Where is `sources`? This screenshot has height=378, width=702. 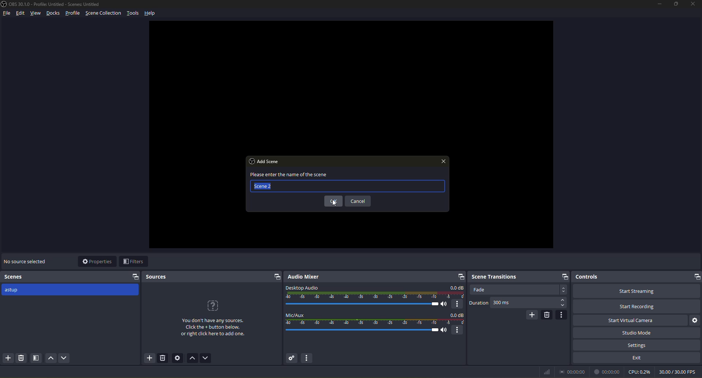 sources is located at coordinates (156, 277).